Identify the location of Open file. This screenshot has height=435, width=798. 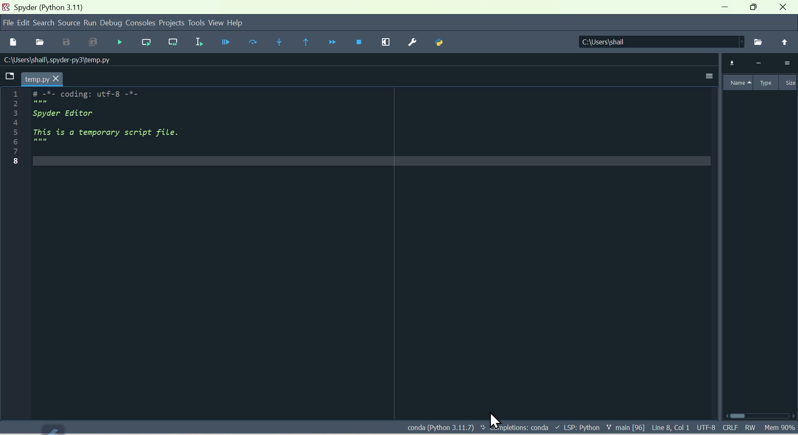
(40, 42).